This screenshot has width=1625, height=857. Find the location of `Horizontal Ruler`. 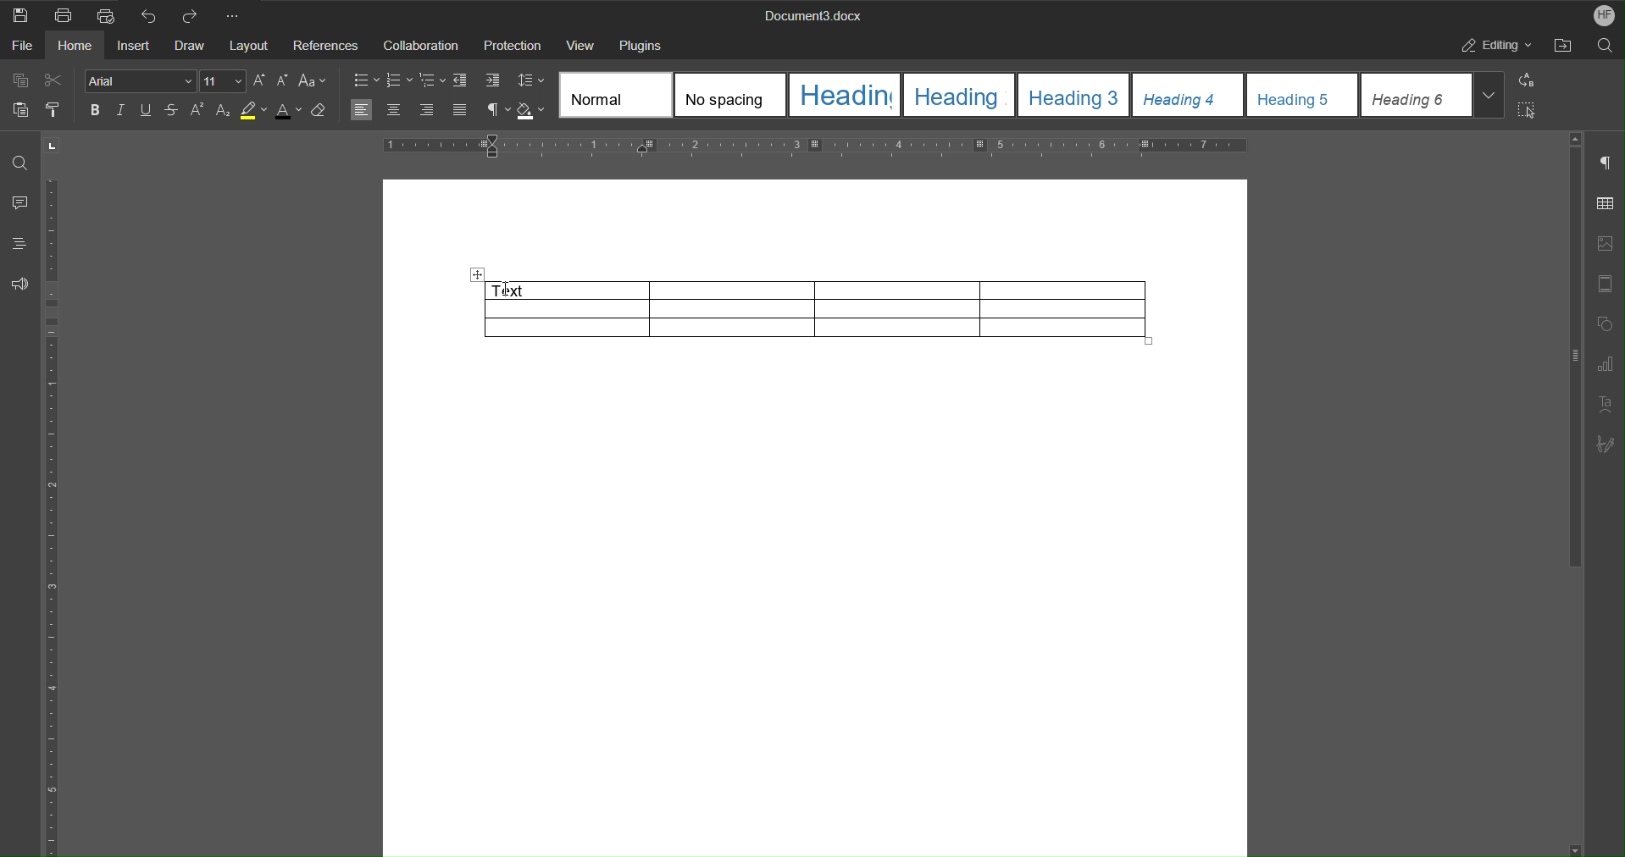

Horizontal Ruler is located at coordinates (814, 148).